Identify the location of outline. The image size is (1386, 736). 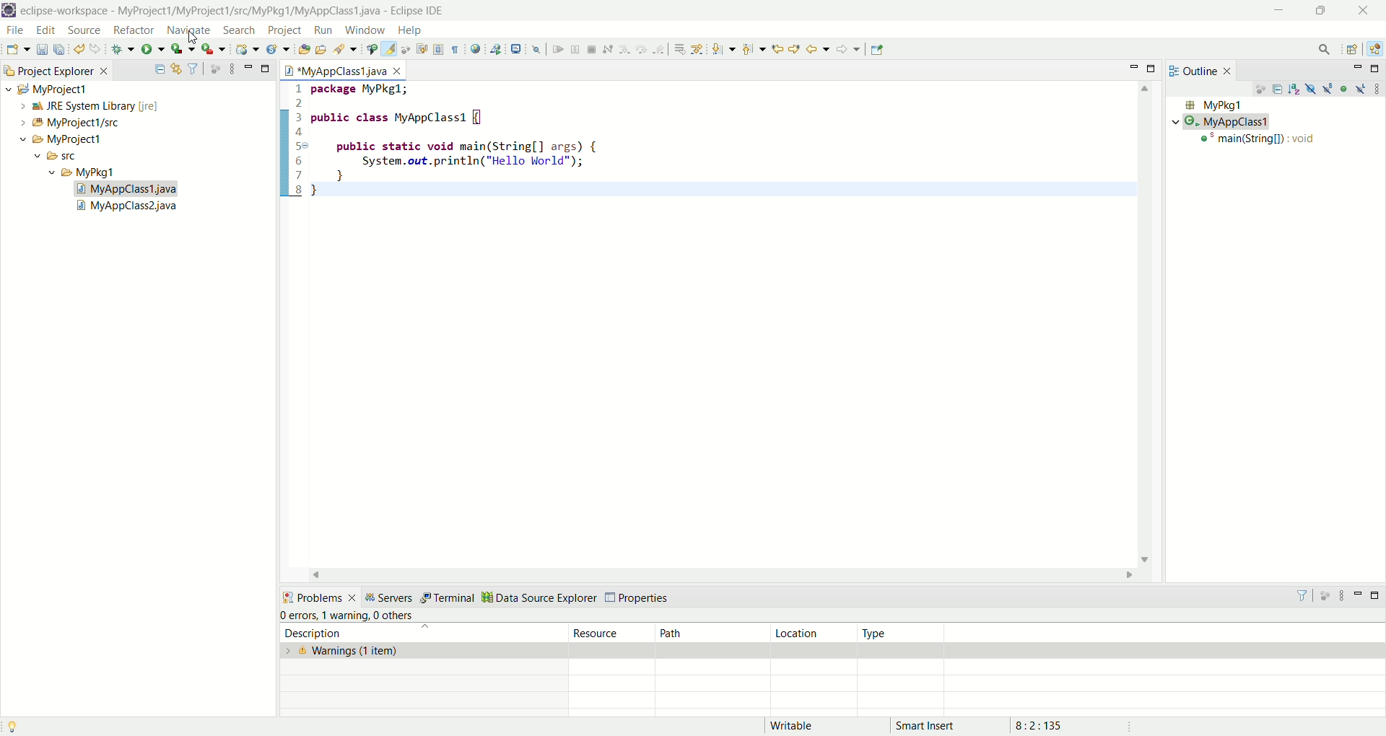
(1203, 70).